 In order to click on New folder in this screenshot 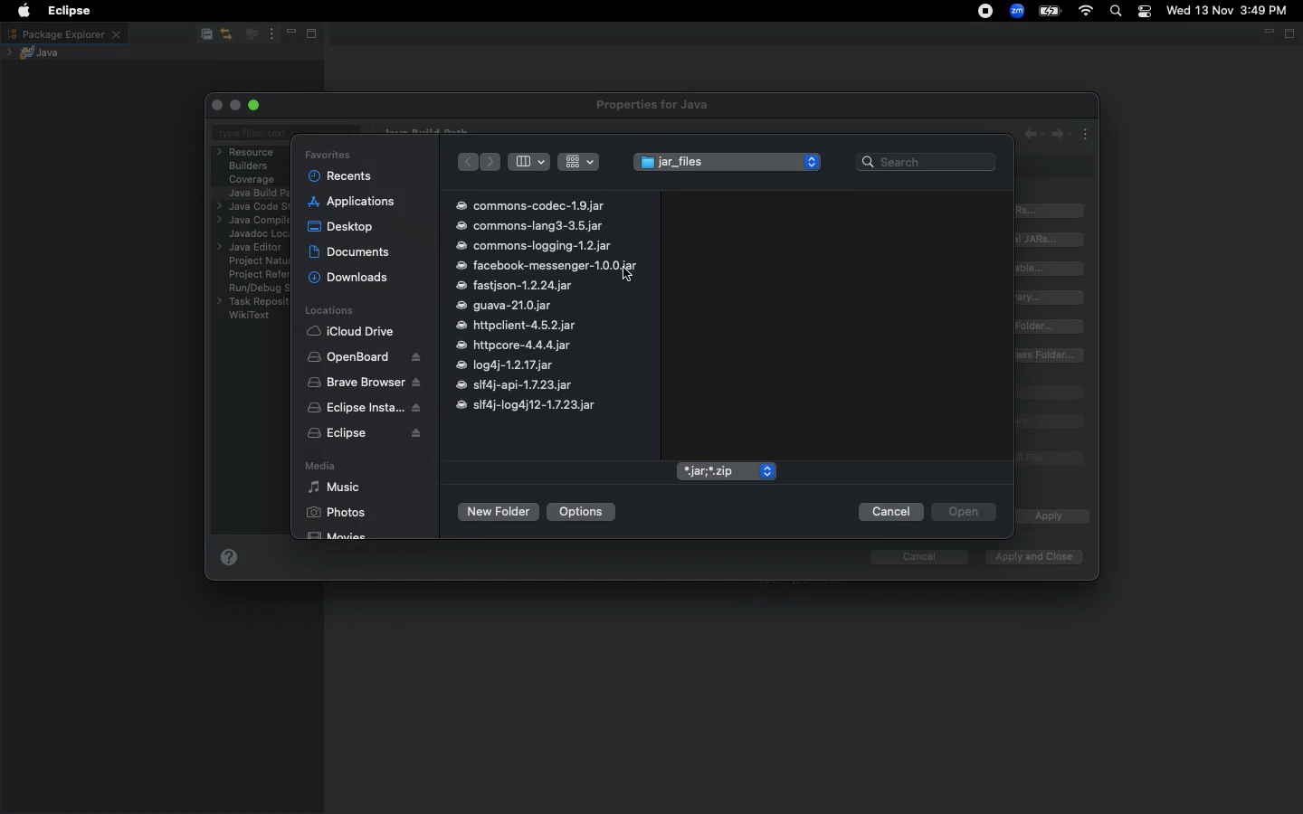, I will do `click(497, 512)`.